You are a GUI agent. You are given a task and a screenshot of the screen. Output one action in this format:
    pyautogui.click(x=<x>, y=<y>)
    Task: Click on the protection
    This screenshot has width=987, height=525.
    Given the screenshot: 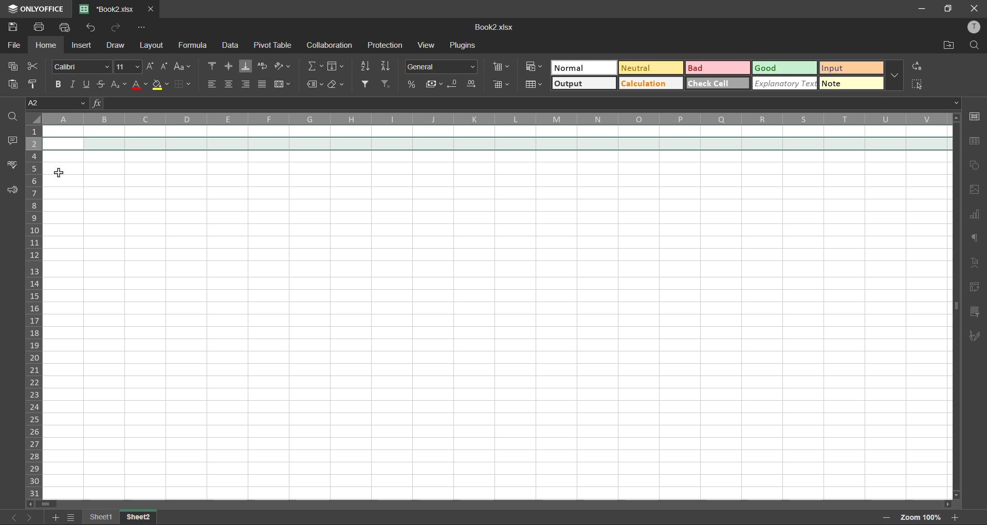 What is the action you would take?
    pyautogui.click(x=388, y=45)
    